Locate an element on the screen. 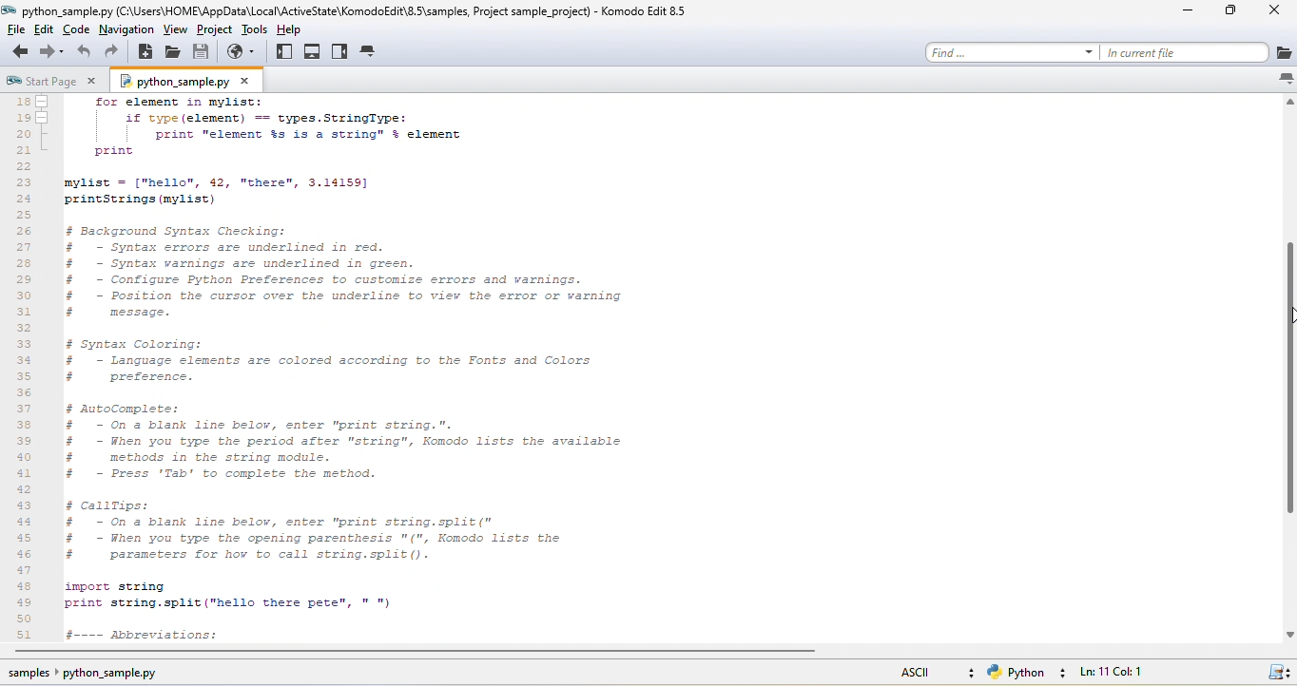  app icon is located at coordinates (10, 10).